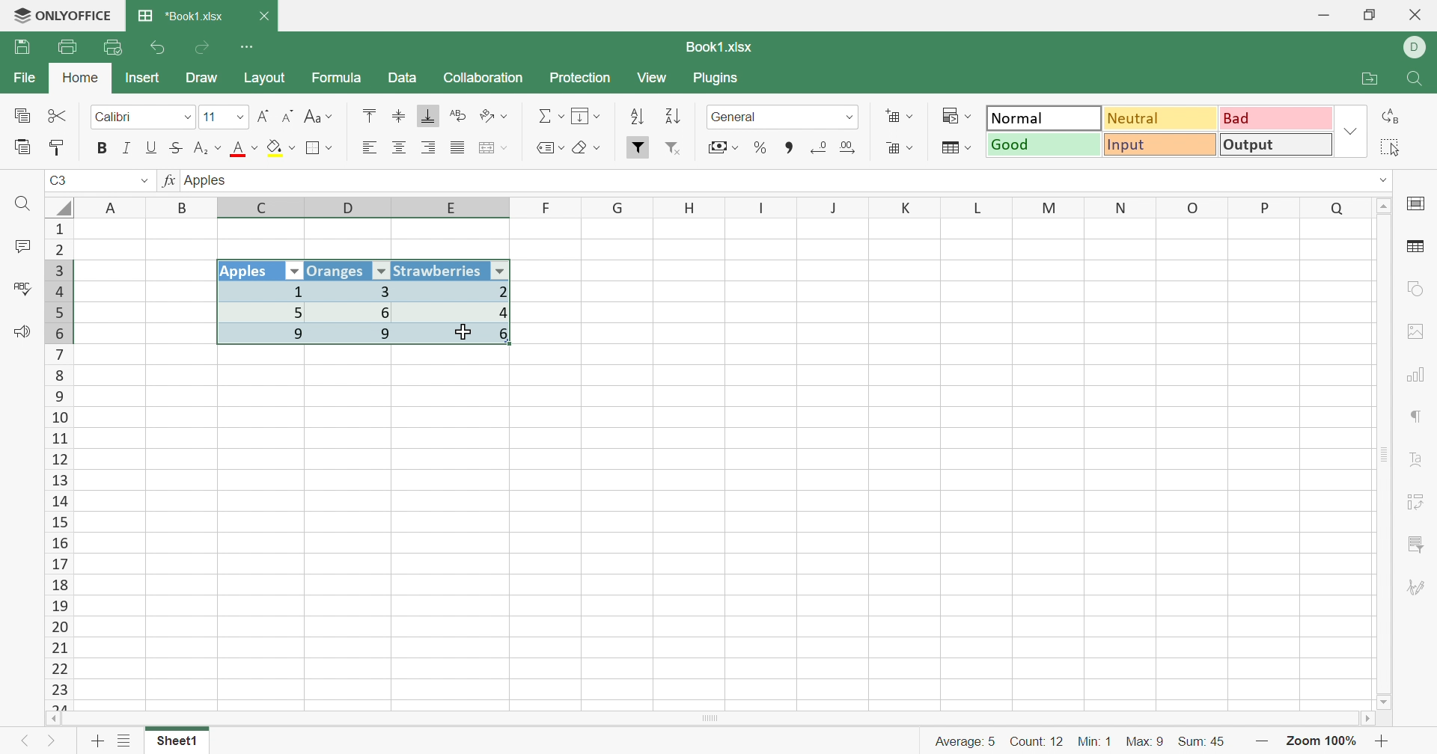 Image resolution: width=1437 pixels, height=754 pixels. Describe the element at coordinates (403, 79) in the screenshot. I see `Data` at that location.